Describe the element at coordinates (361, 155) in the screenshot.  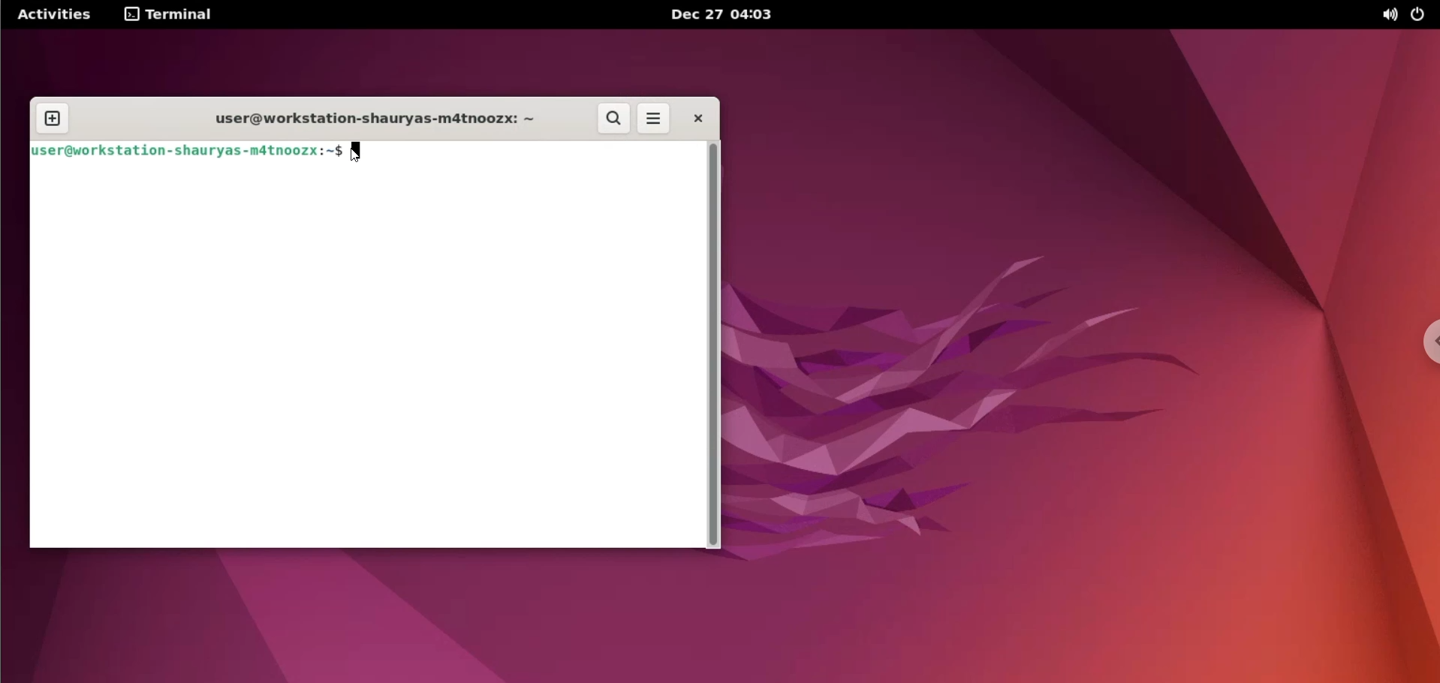
I see `typing indicator cursor` at that location.